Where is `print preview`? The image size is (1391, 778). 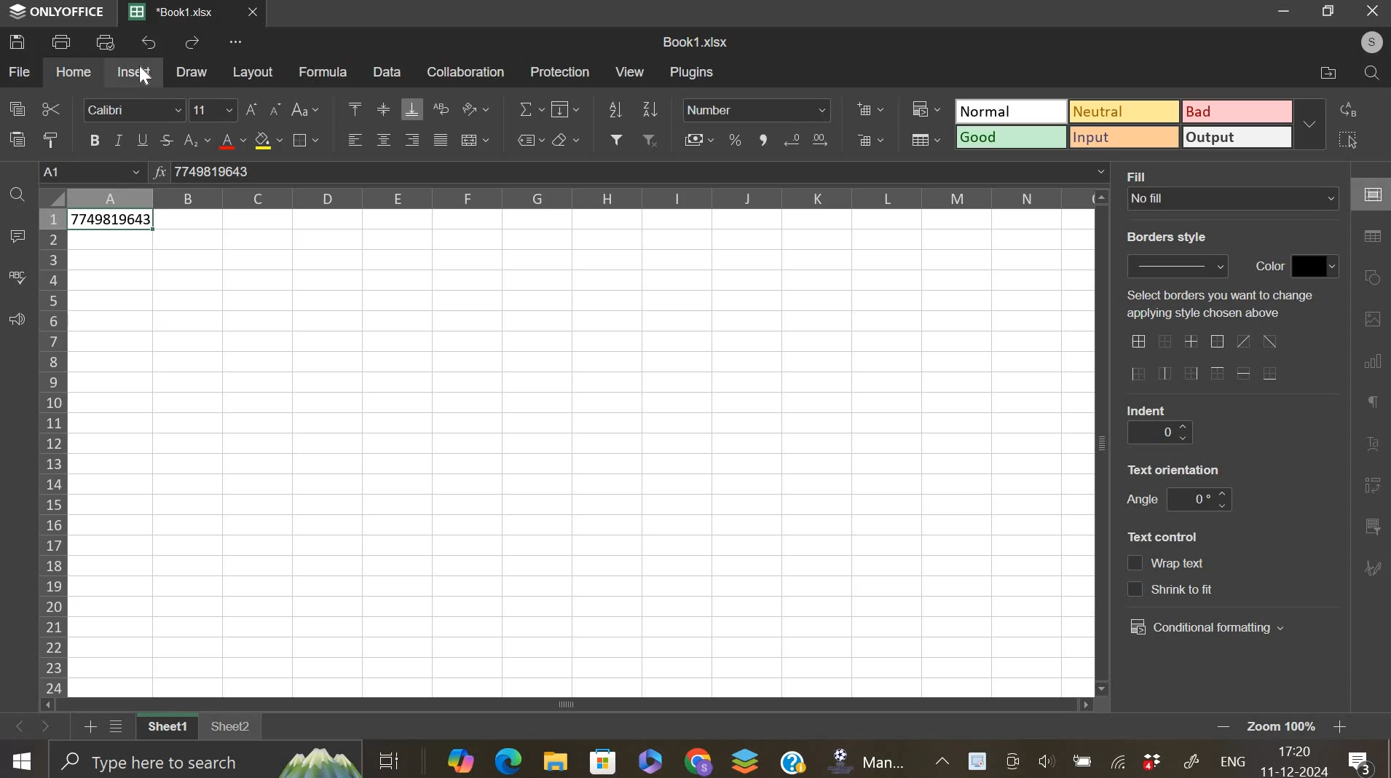 print preview is located at coordinates (106, 42).